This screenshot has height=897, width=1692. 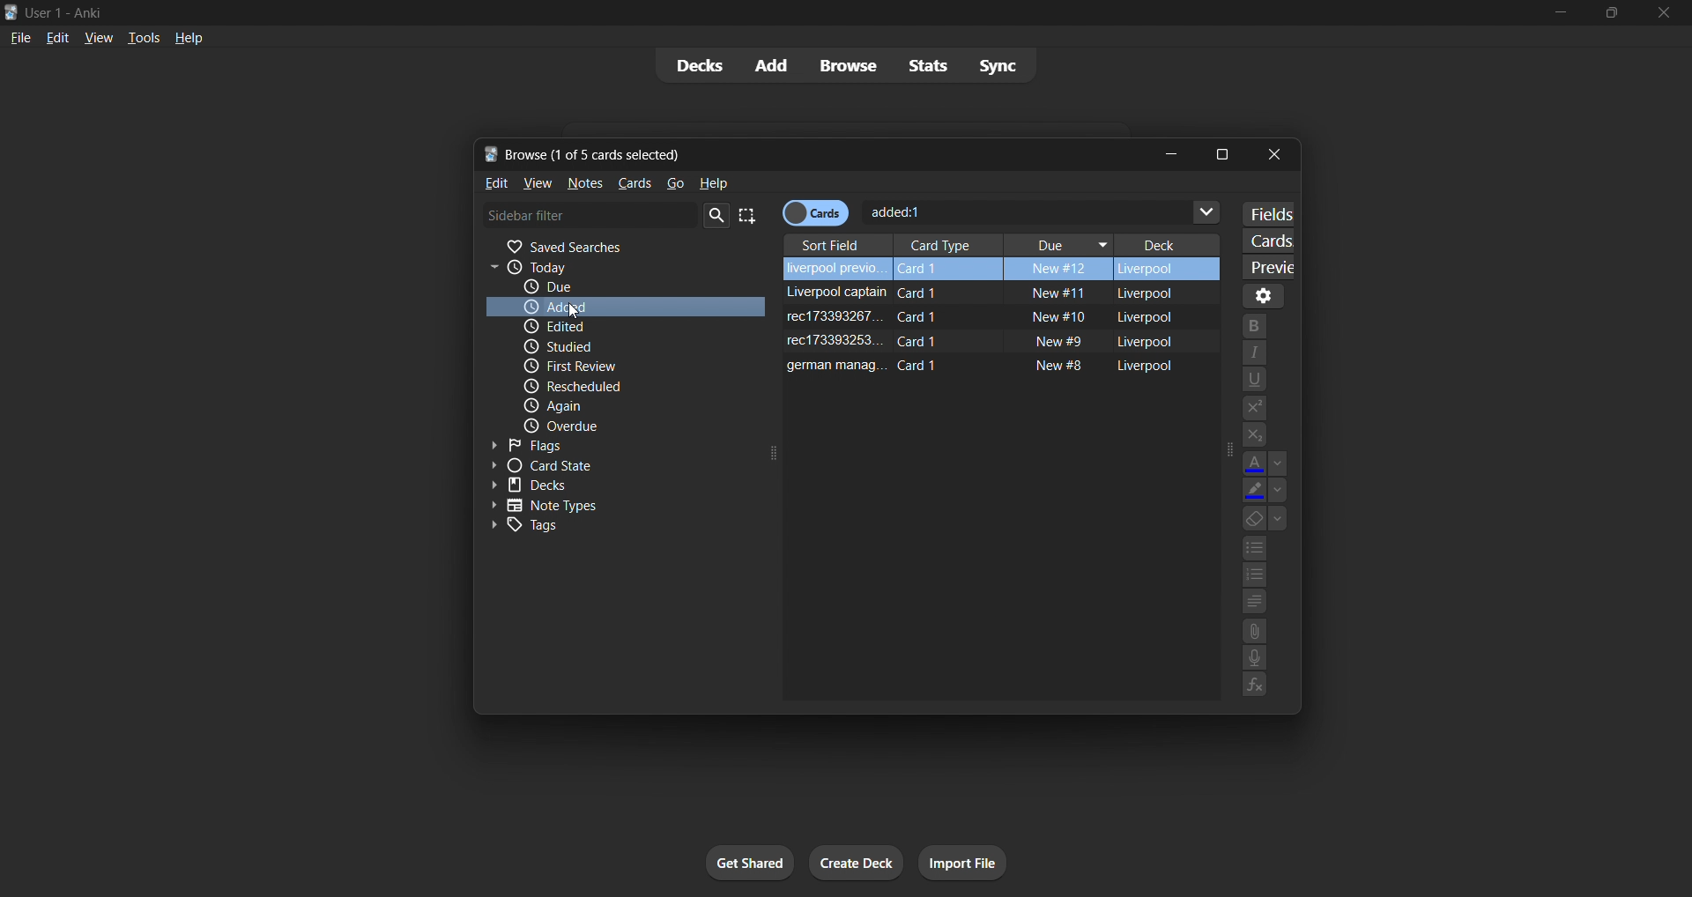 What do you see at coordinates (535, 182) in the screenshot?
I see `view` at bounding box center [535, 182].